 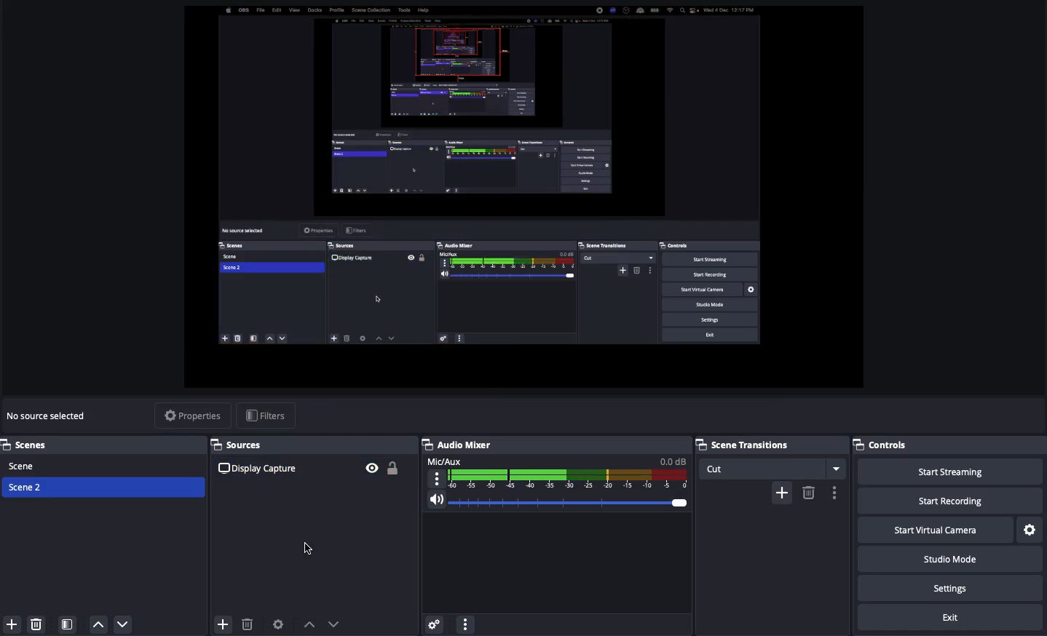 What do you see at coordinates (558, 500) in the screenshot?
I see `Volume` at bounding box center [558, 500].